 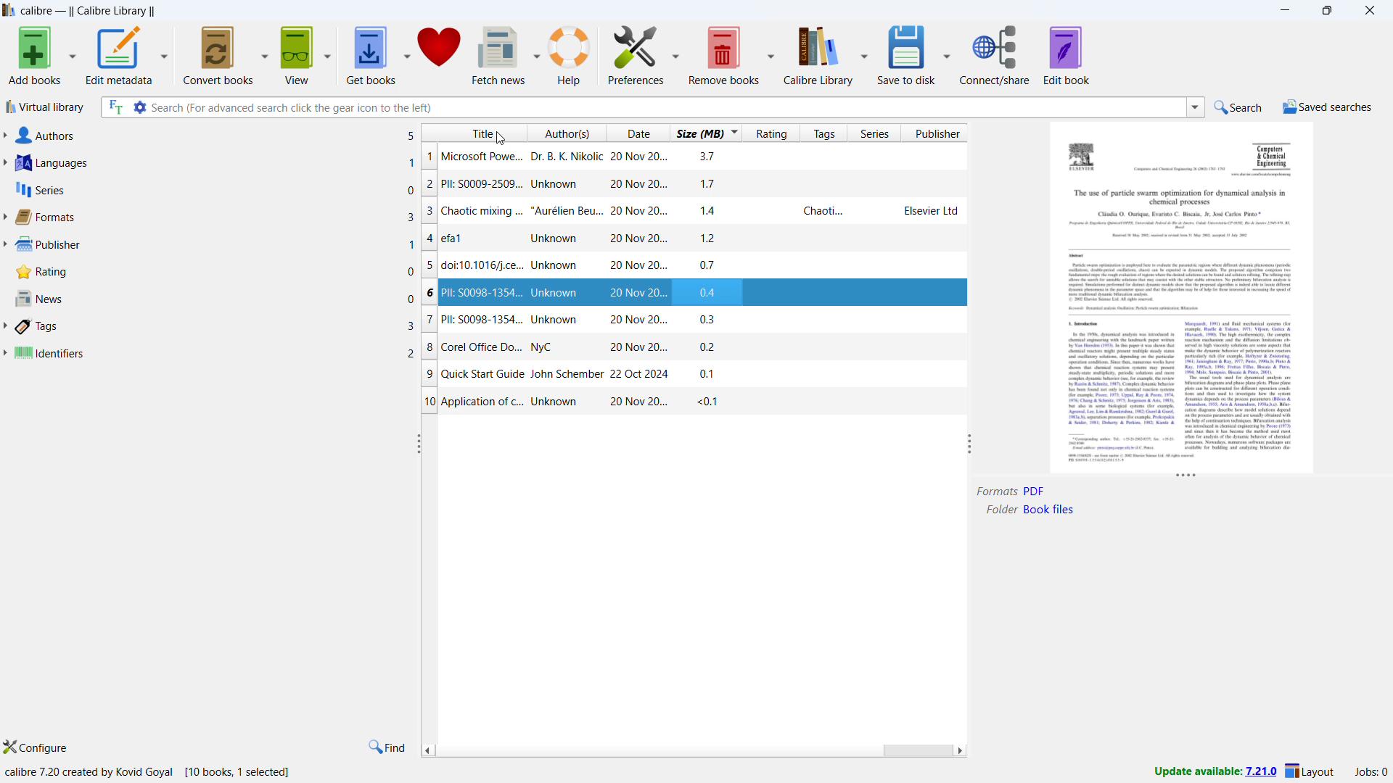 I want to click on Book Files, so click(x=1052, y=510).